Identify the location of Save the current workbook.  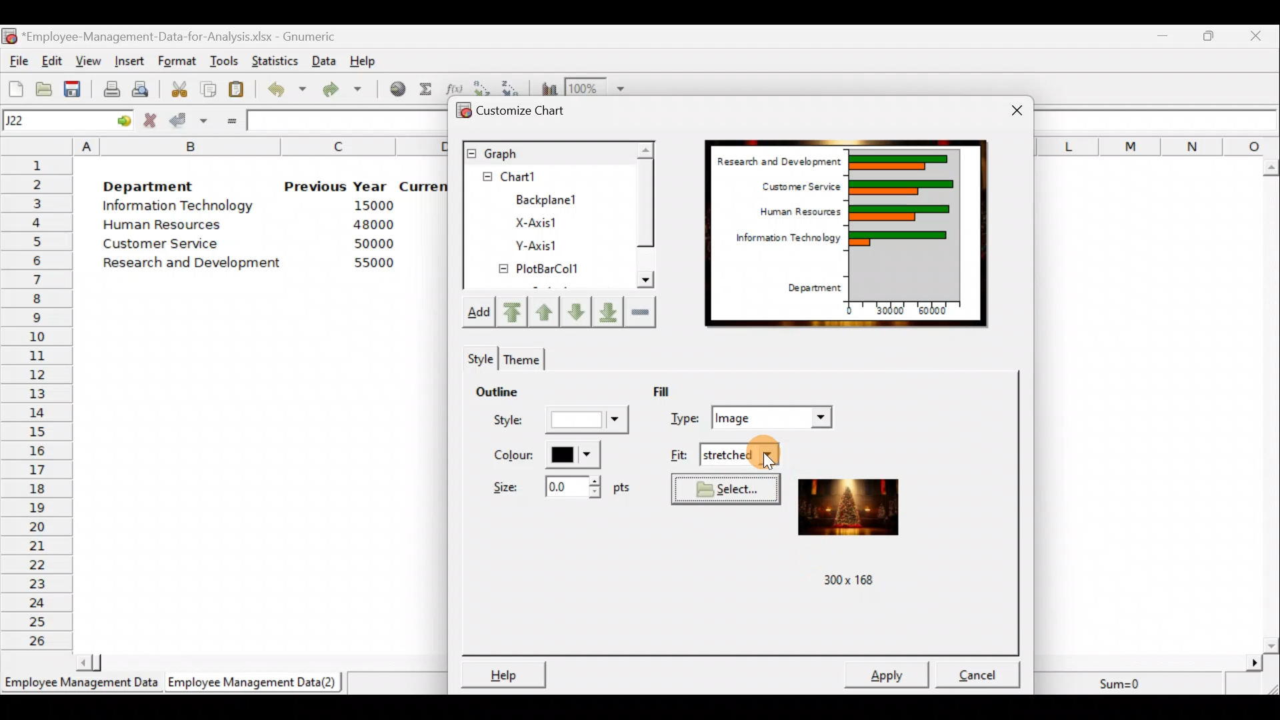
(73, 87).